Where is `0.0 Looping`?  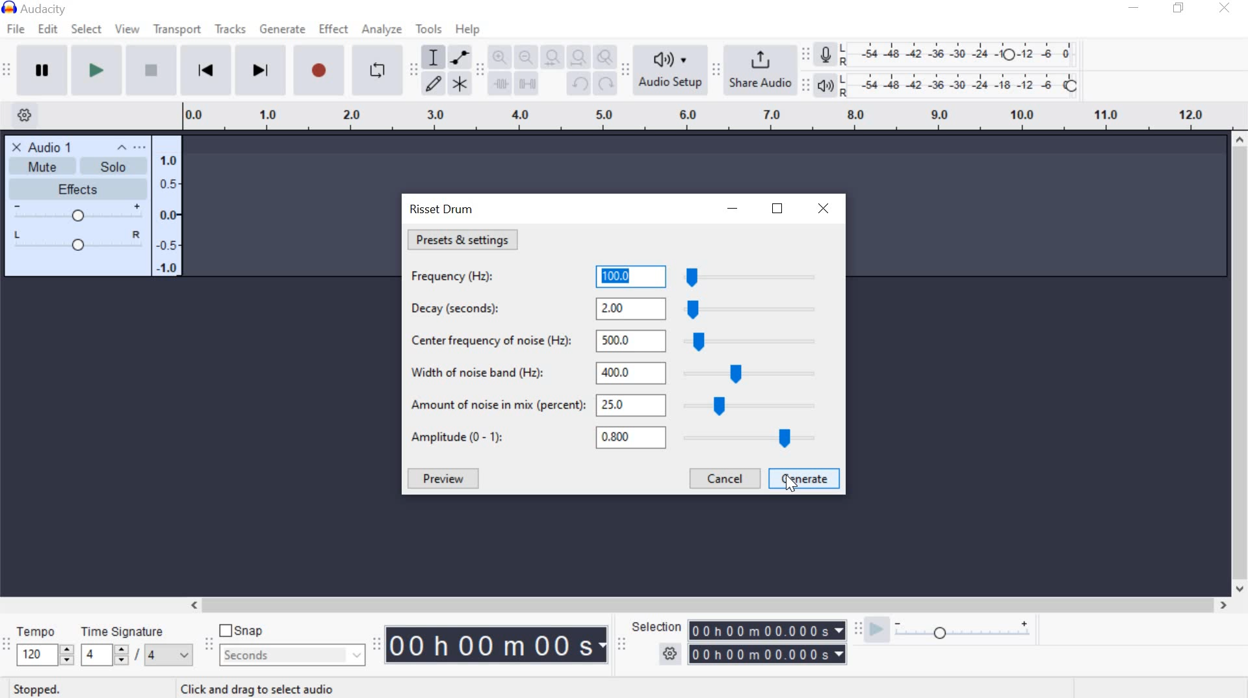 0.0 Looping is located at coordinates (170, 215).